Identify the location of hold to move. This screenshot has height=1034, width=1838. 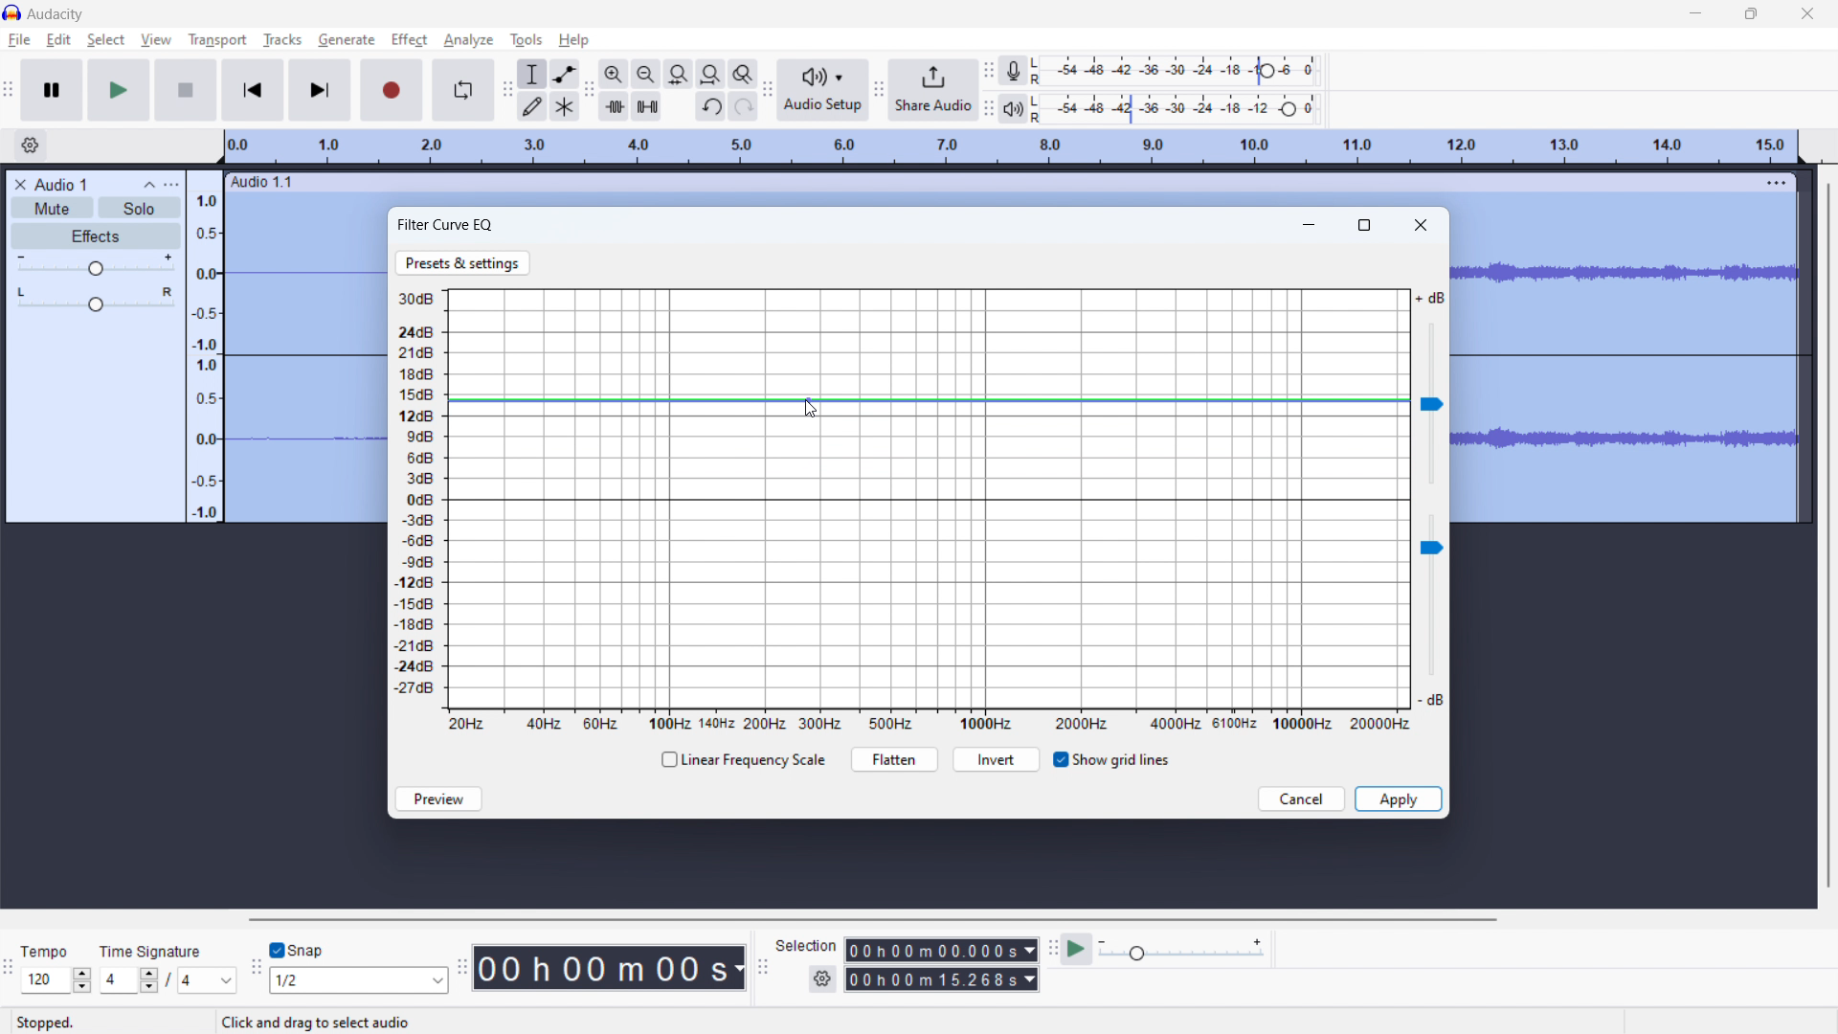
(991, 183).